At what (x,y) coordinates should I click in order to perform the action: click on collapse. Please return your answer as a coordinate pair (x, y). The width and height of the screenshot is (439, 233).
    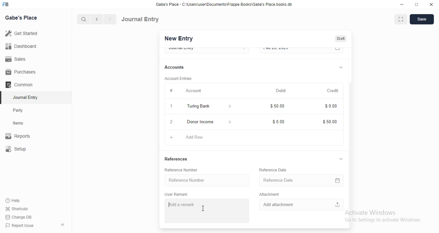
    Looking at the image, I should click on (341, 159).